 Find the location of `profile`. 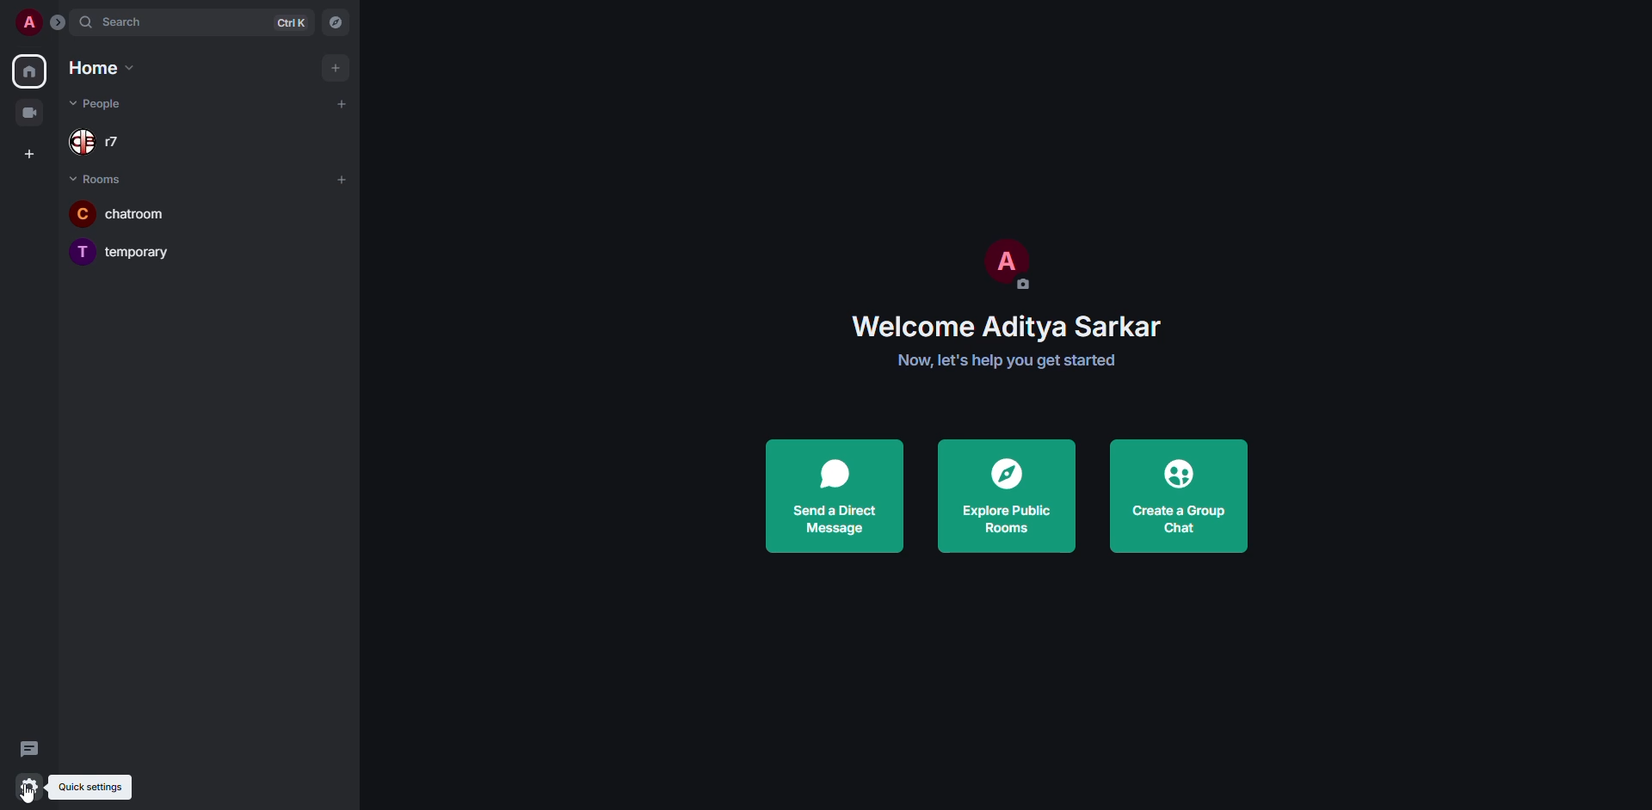

profile is located at coordinates (27, 22).